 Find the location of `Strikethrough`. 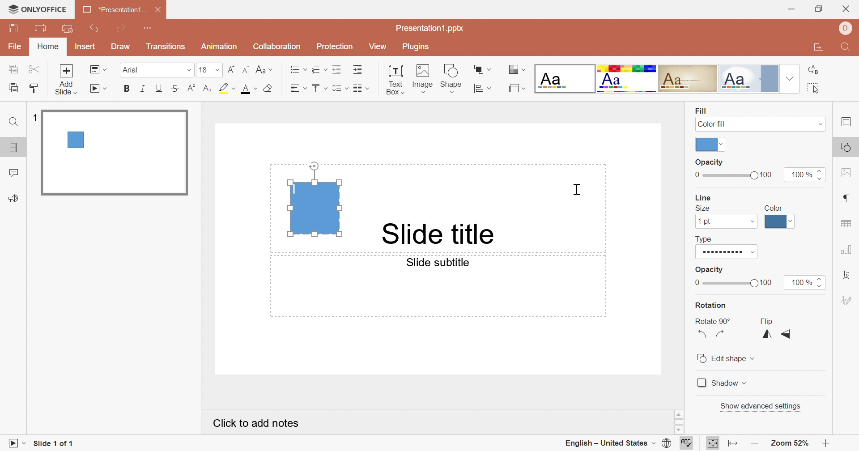

Strikethrough is located at coordinates (178, 88).